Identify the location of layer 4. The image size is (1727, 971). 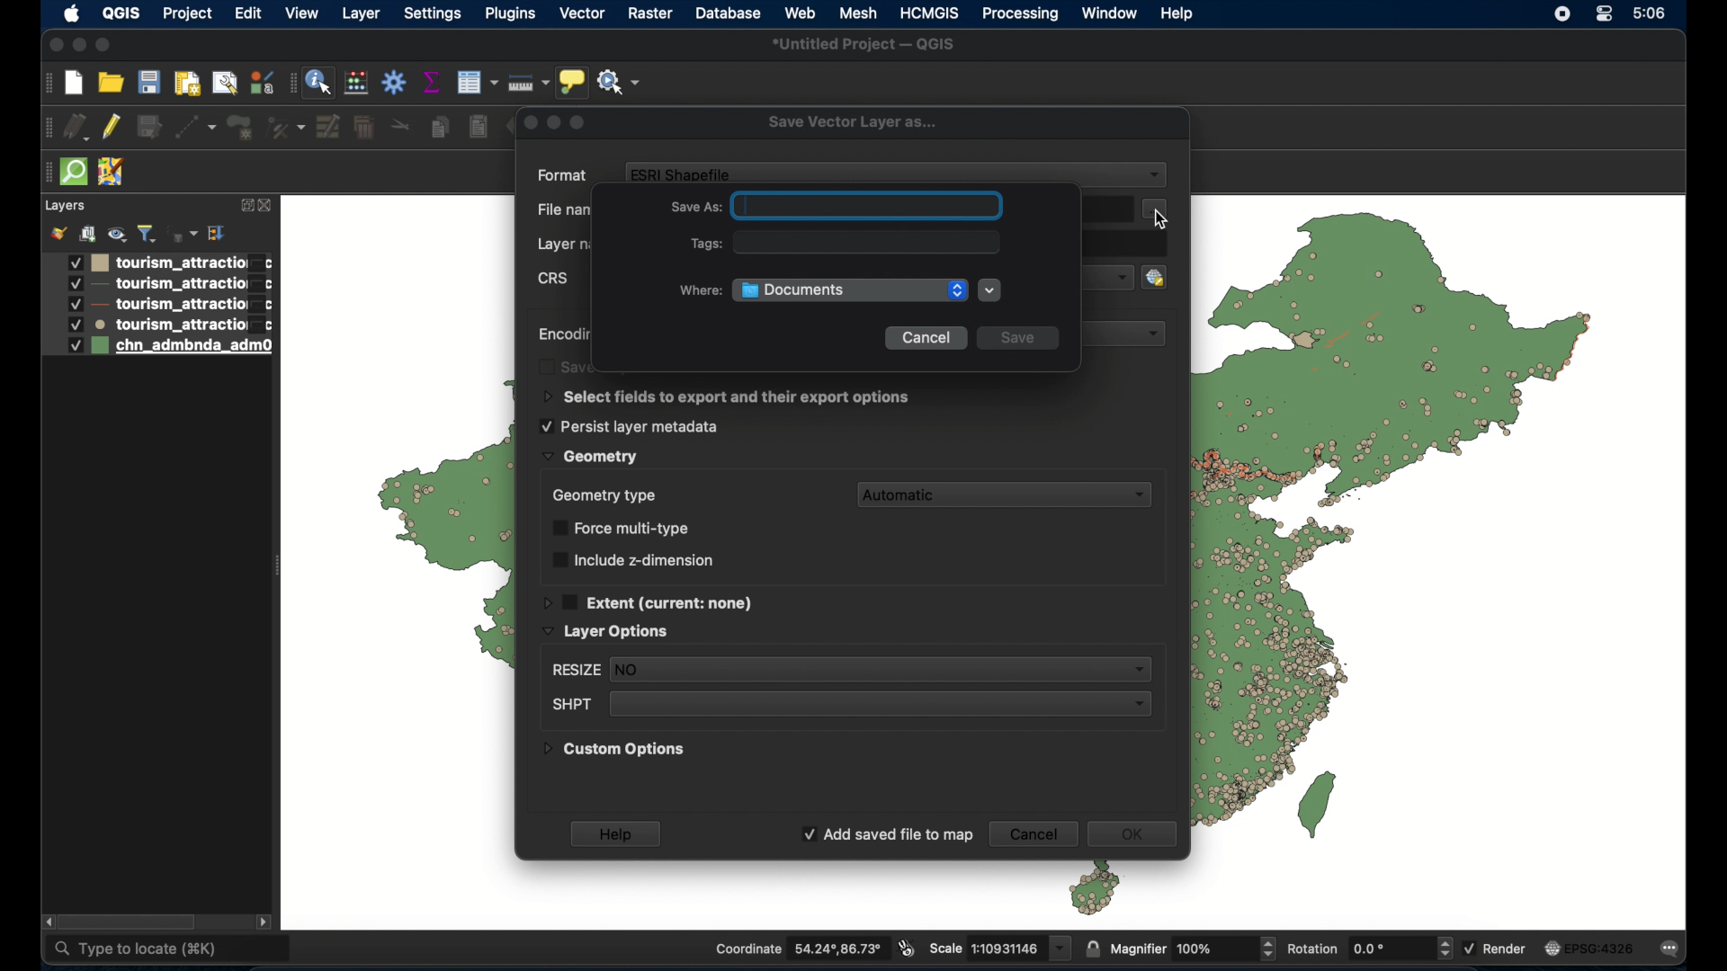
(158, 325).